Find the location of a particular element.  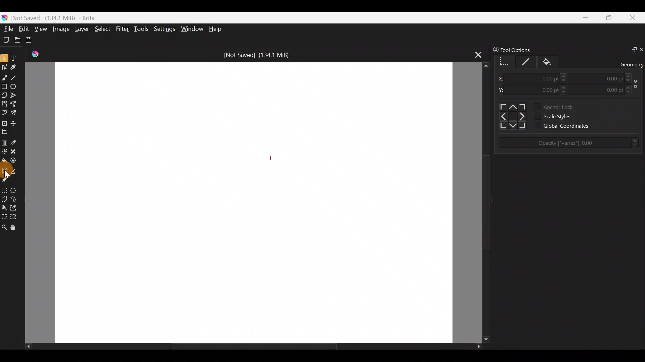

Maximize is located at coordinates (611, 17).